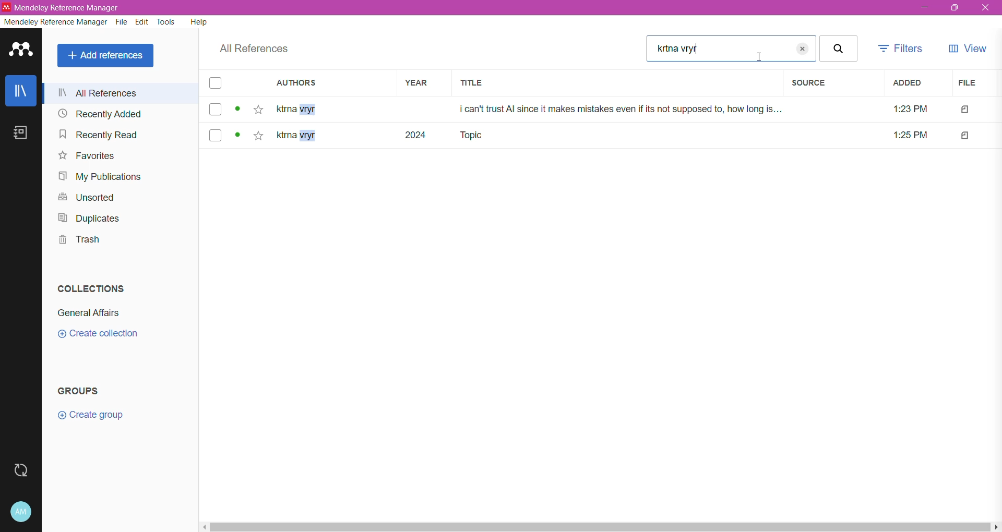 This screenshot has height=532, width=1002. What do you see at coordinates (761, 57) in the screenshot?
I see `Cursor` at bounding box center [761, 57].